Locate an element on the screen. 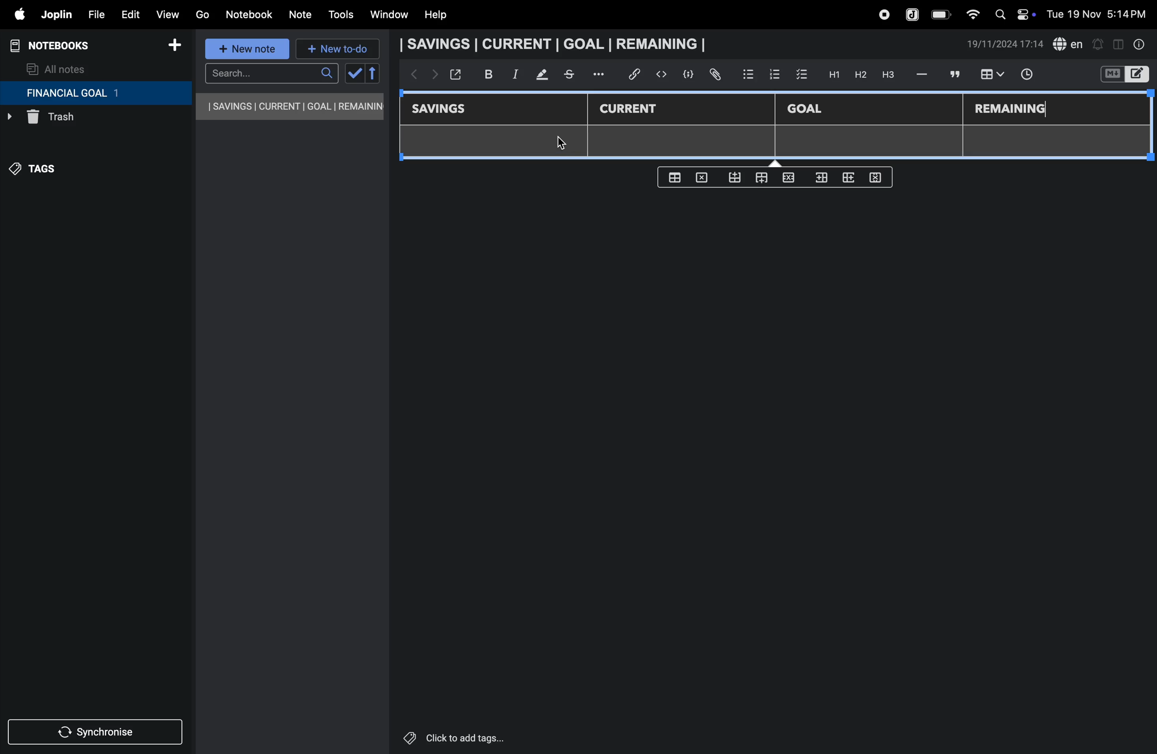 Image resolution: width=1157 pixels, height=754 pixels. inser rows is located at coordinates (820, 180).